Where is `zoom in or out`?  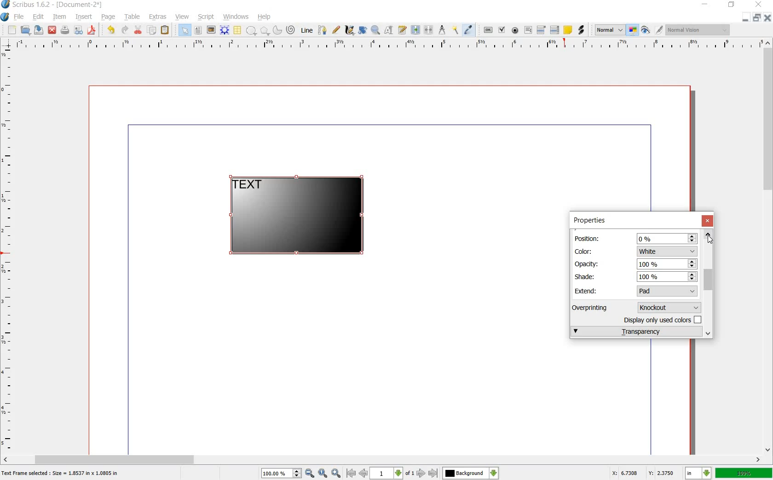
zoom in or out is located at coordinates (375, 31).